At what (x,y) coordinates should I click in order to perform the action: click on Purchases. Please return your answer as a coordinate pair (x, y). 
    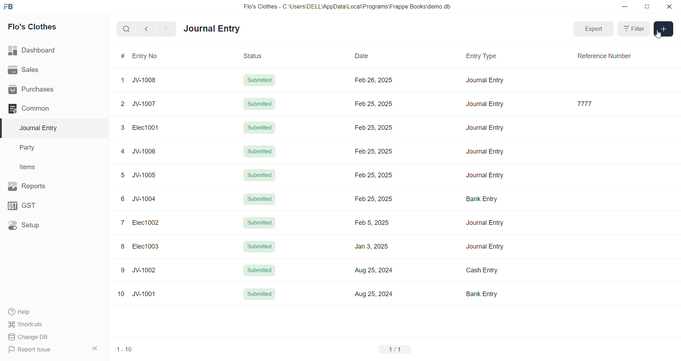
    Looking at the image, I should click on (43, 90).